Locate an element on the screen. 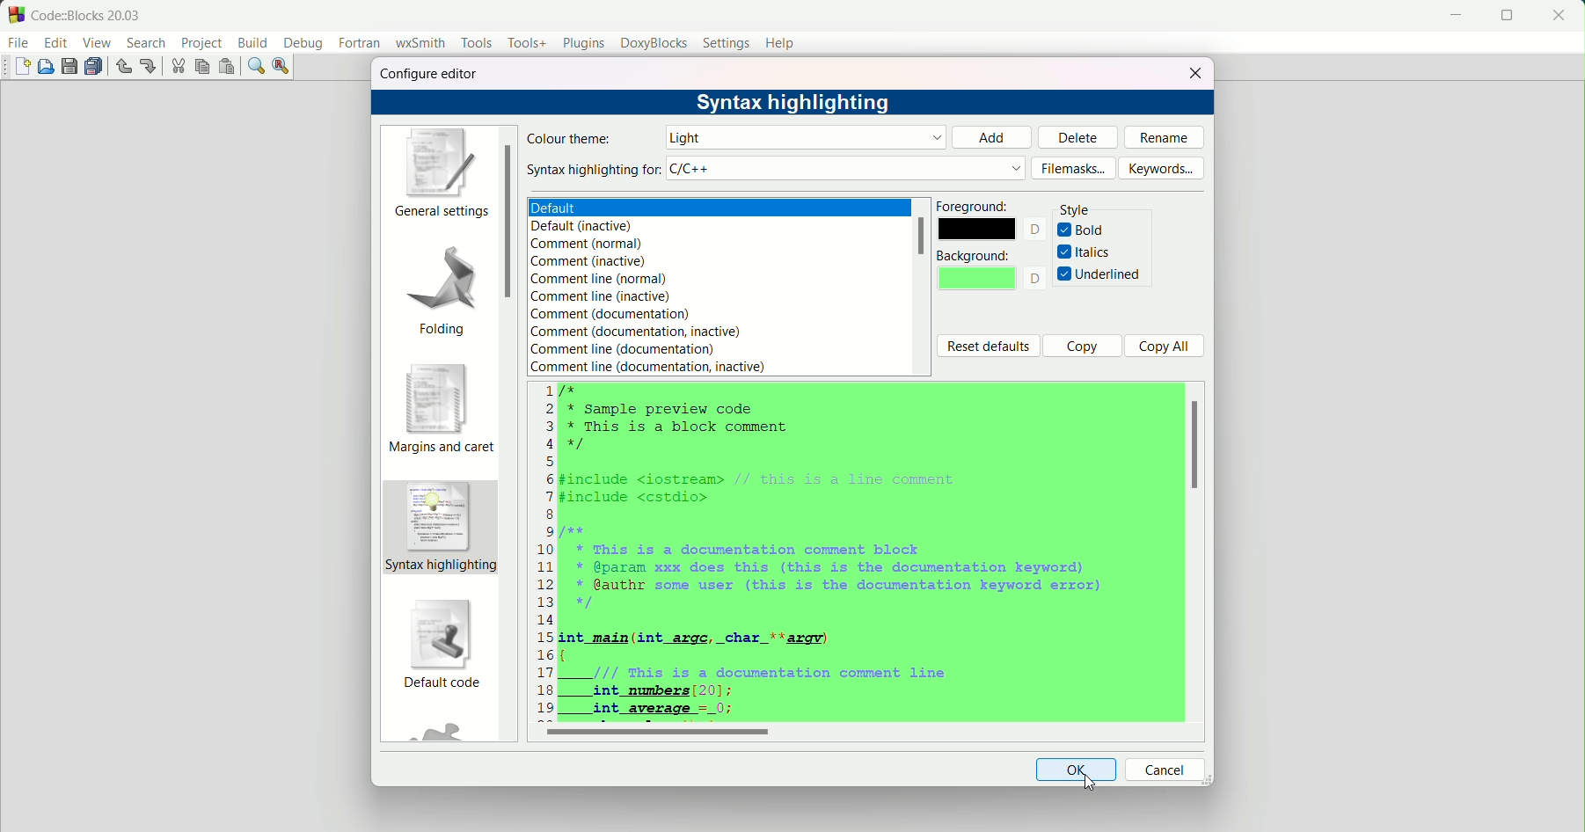 Image resolution: width=1585 pixels, height=832 pixels. tools+ is located at coordinates (524, 44).